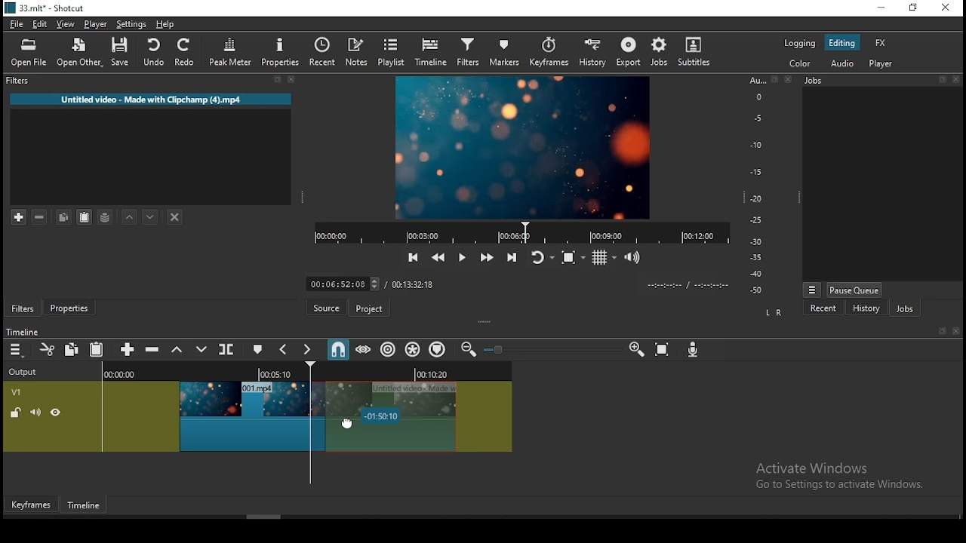  What do you see at coordinates (365, 350) in the screenshot?
I see `scrub while dragging` at bounding box center [365, 350].